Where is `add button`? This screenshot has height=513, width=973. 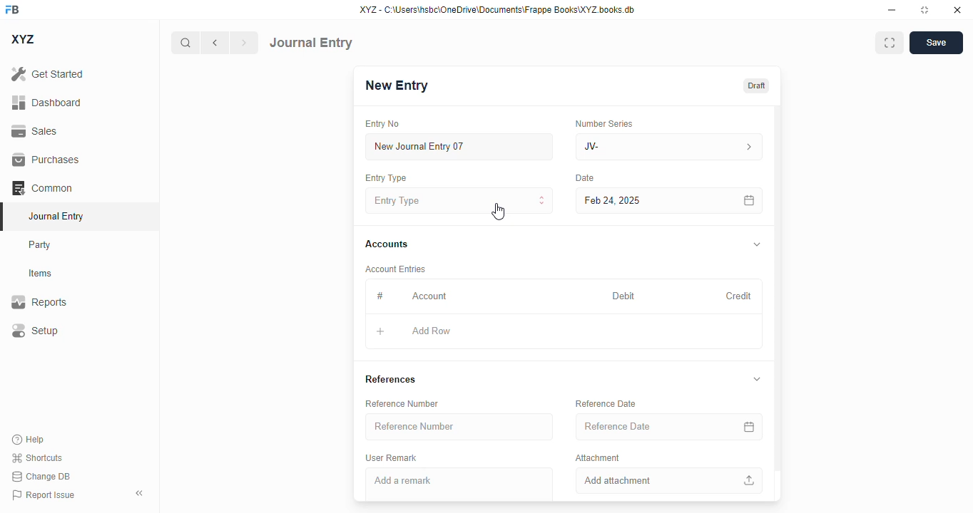
add button is located at coordinates (381, 331).